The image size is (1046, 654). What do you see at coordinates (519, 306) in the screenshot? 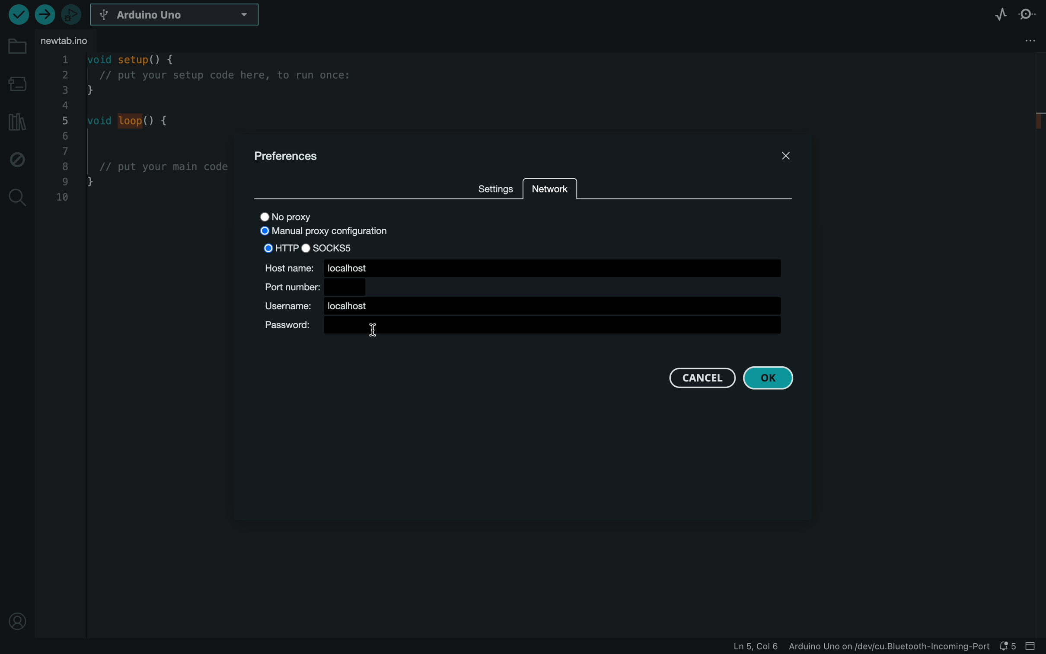
I see `username` at bounding box center [519, 306].